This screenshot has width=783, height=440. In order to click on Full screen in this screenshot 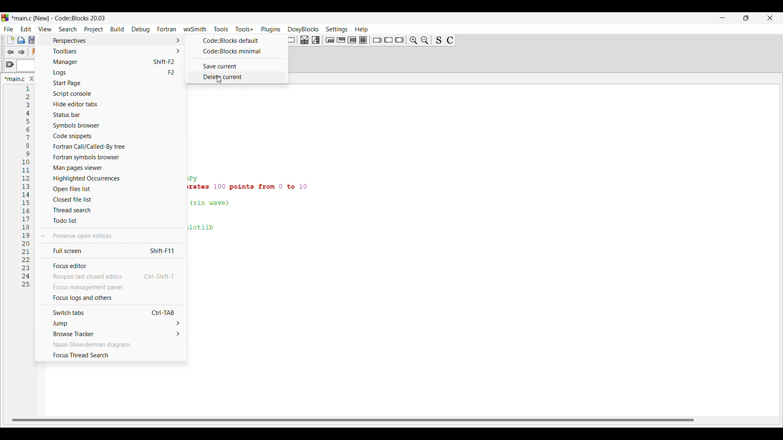, I will do `click(110, 250)`.